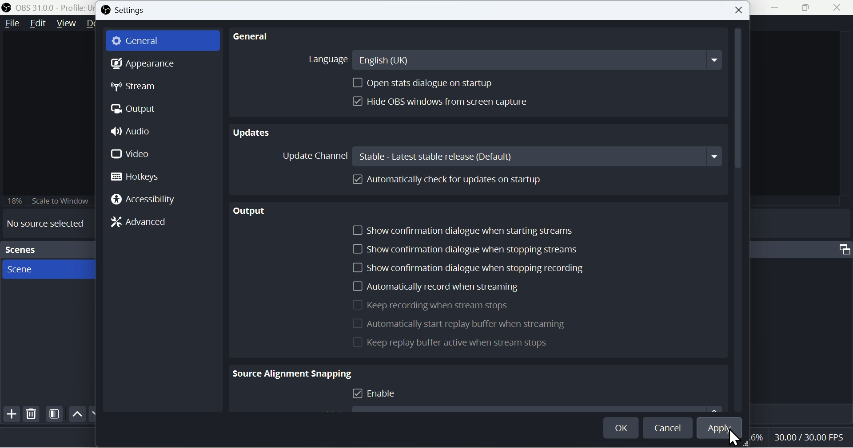  I want to click on 18% Scale to Window, so click(63, 200).